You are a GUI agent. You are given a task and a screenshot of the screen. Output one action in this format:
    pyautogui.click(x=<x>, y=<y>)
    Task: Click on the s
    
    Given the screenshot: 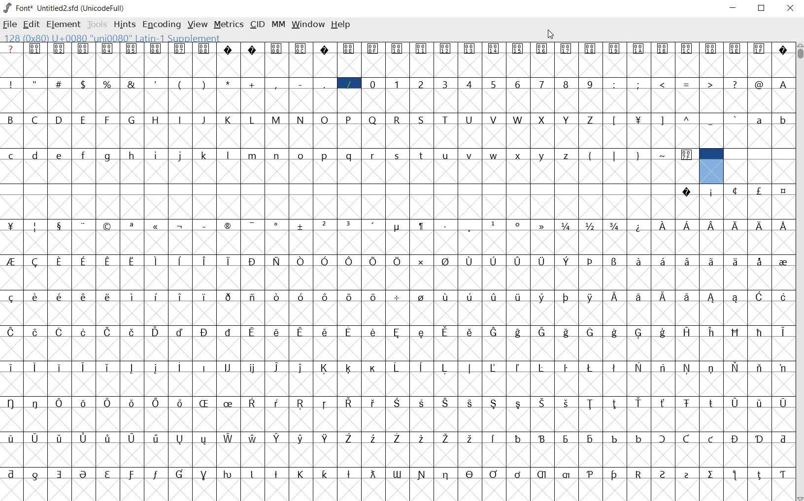 What is the action you would take?
    pyautogui.click(x=398, y=155)
    